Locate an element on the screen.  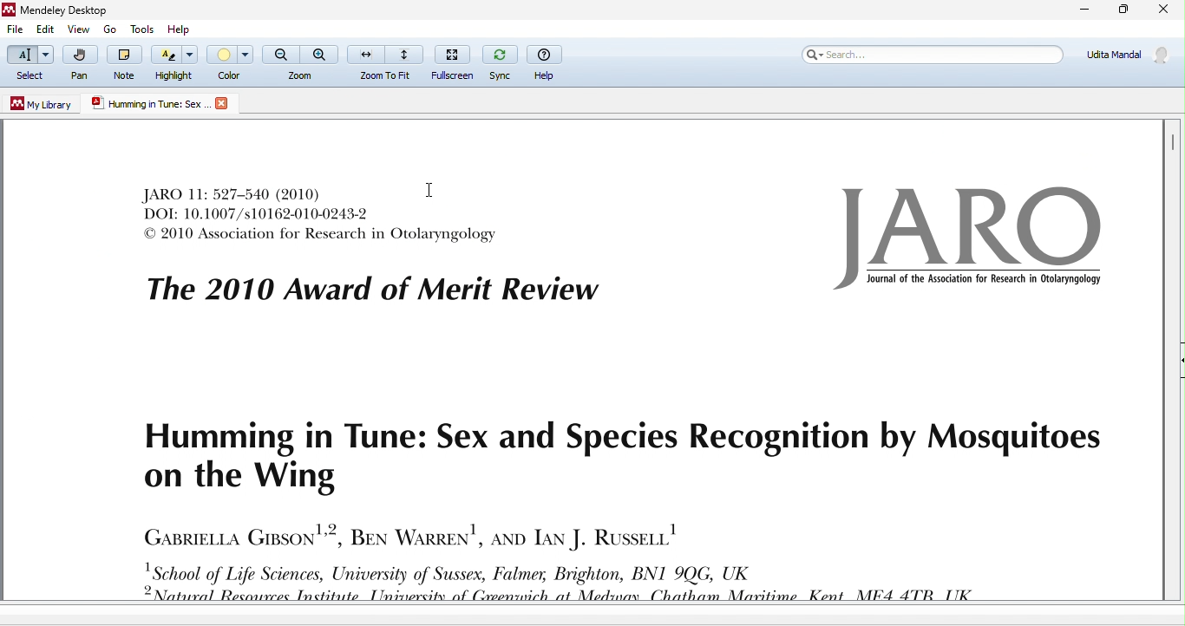
help is located at coordinates (178, 28).